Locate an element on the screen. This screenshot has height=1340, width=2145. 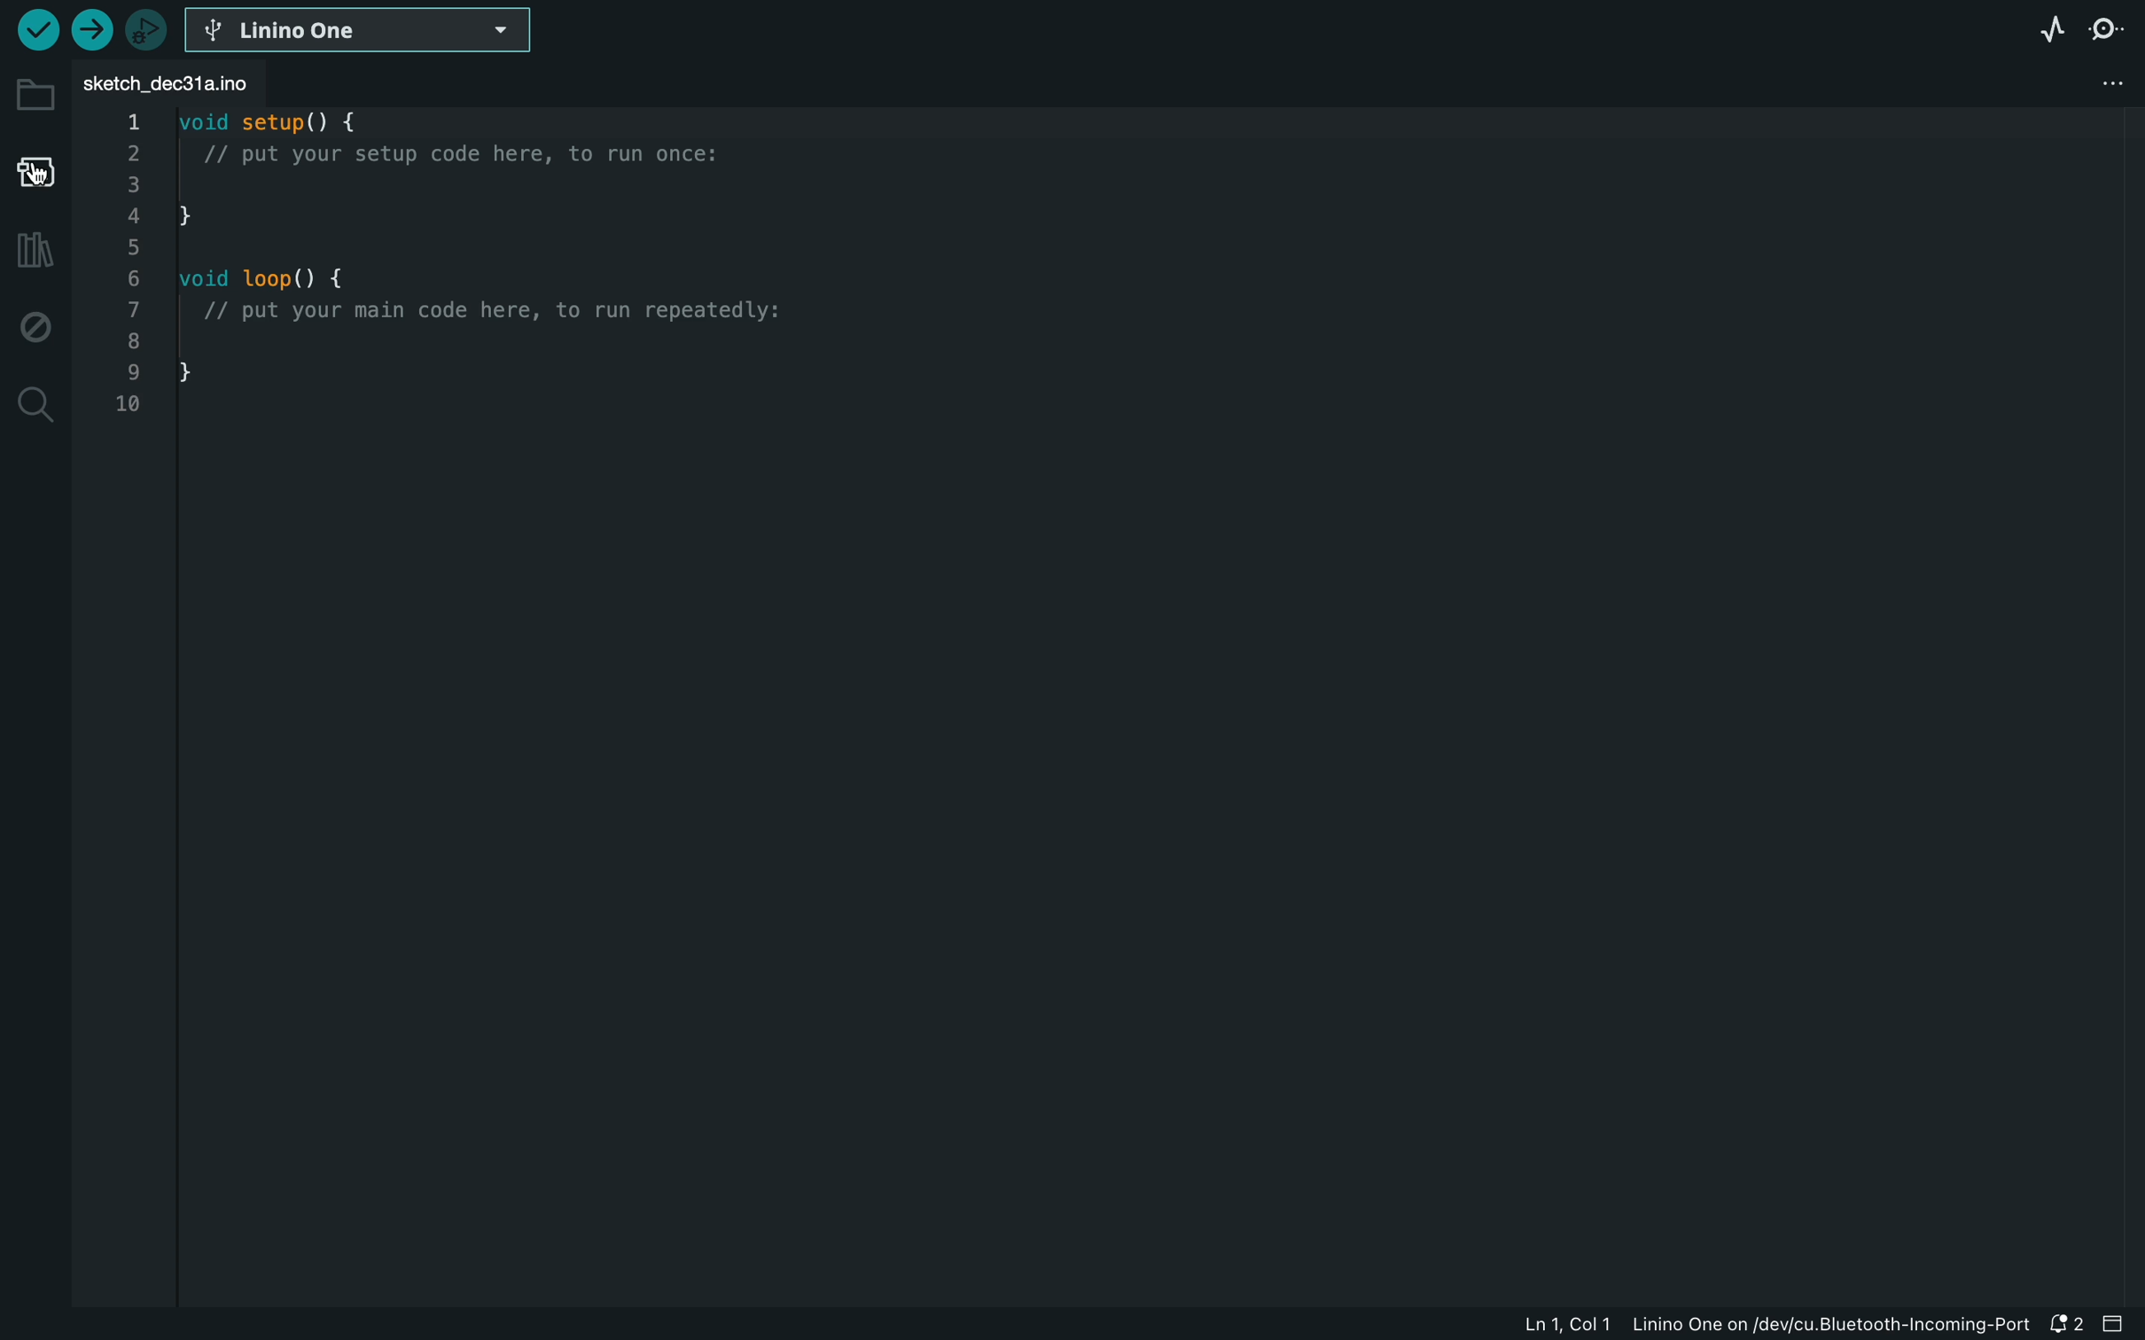
upload is located at coordinates (90, 35).